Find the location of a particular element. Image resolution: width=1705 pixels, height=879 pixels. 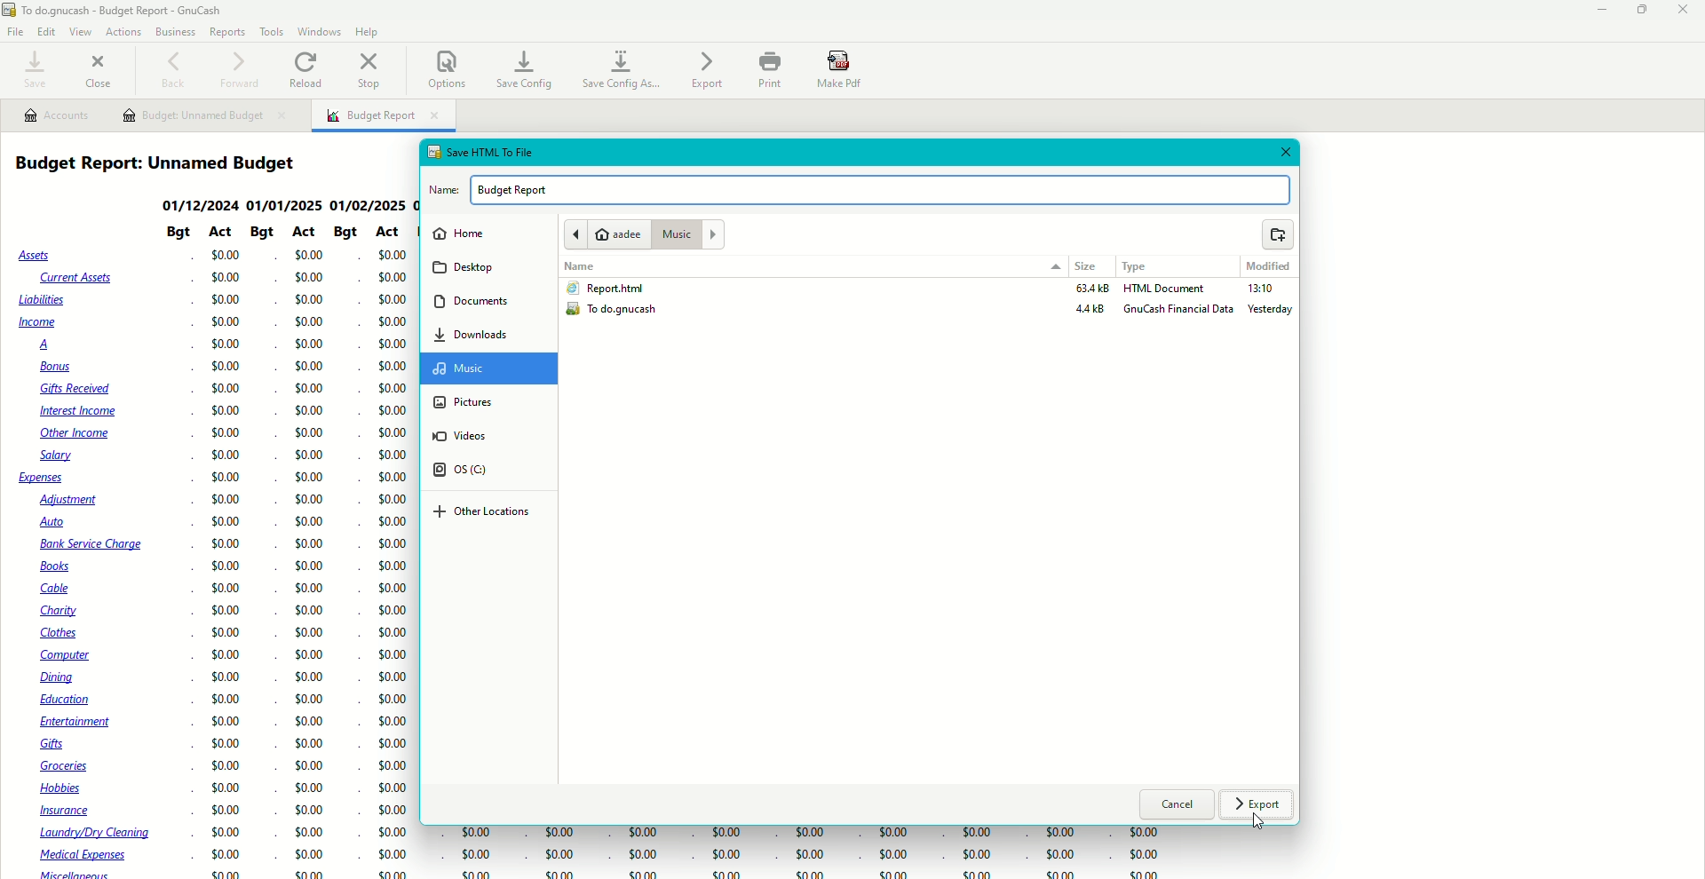

Values is located at coordinates (303, 564).